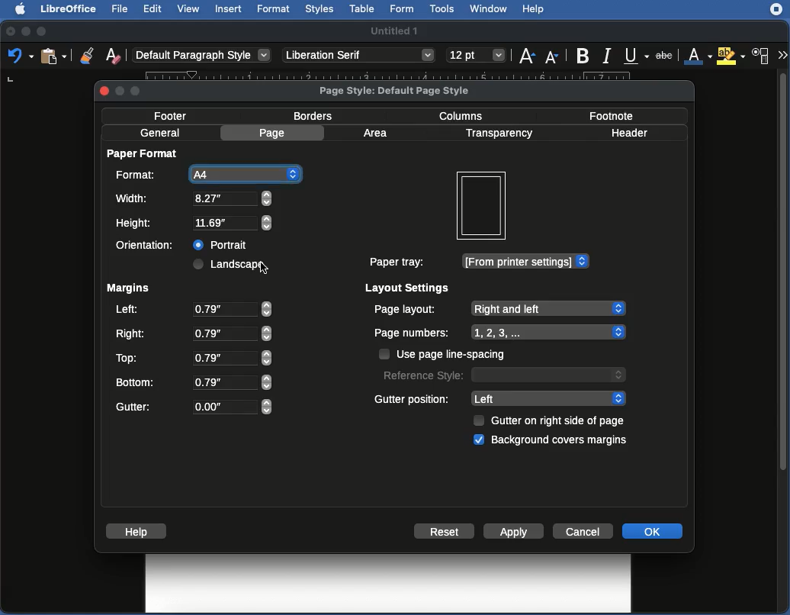 The height and width of the screenshot is (615, 790). I want to click on 0.00", so click(232, 407).